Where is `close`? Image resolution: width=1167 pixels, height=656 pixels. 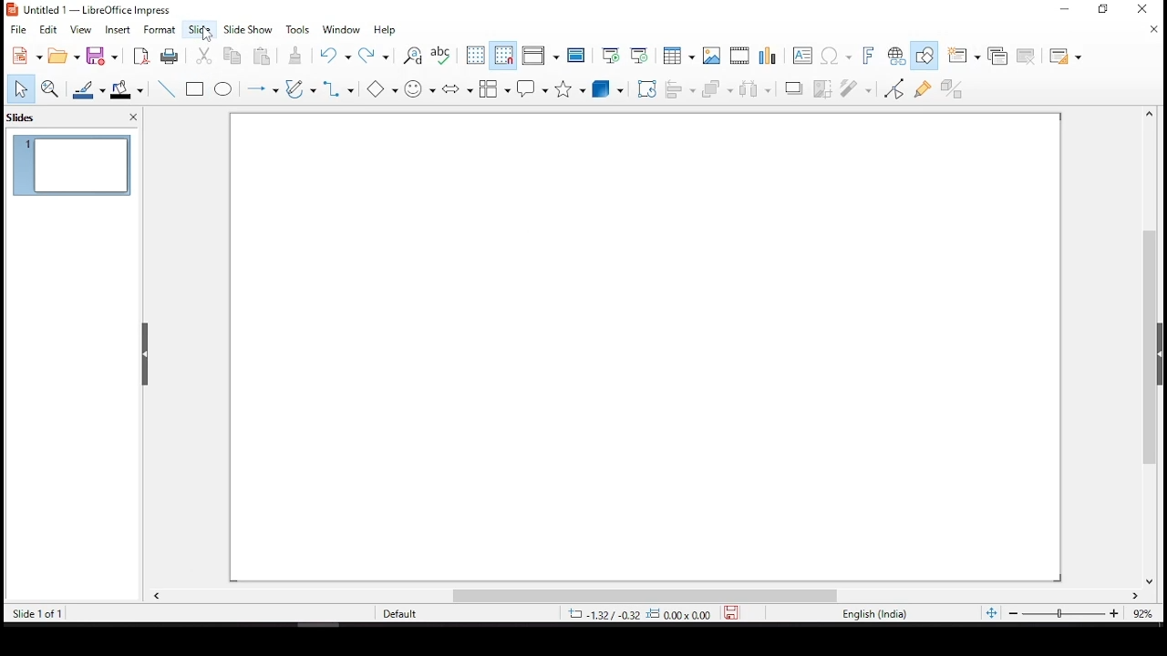 close is located at coordinates (1152, 28).